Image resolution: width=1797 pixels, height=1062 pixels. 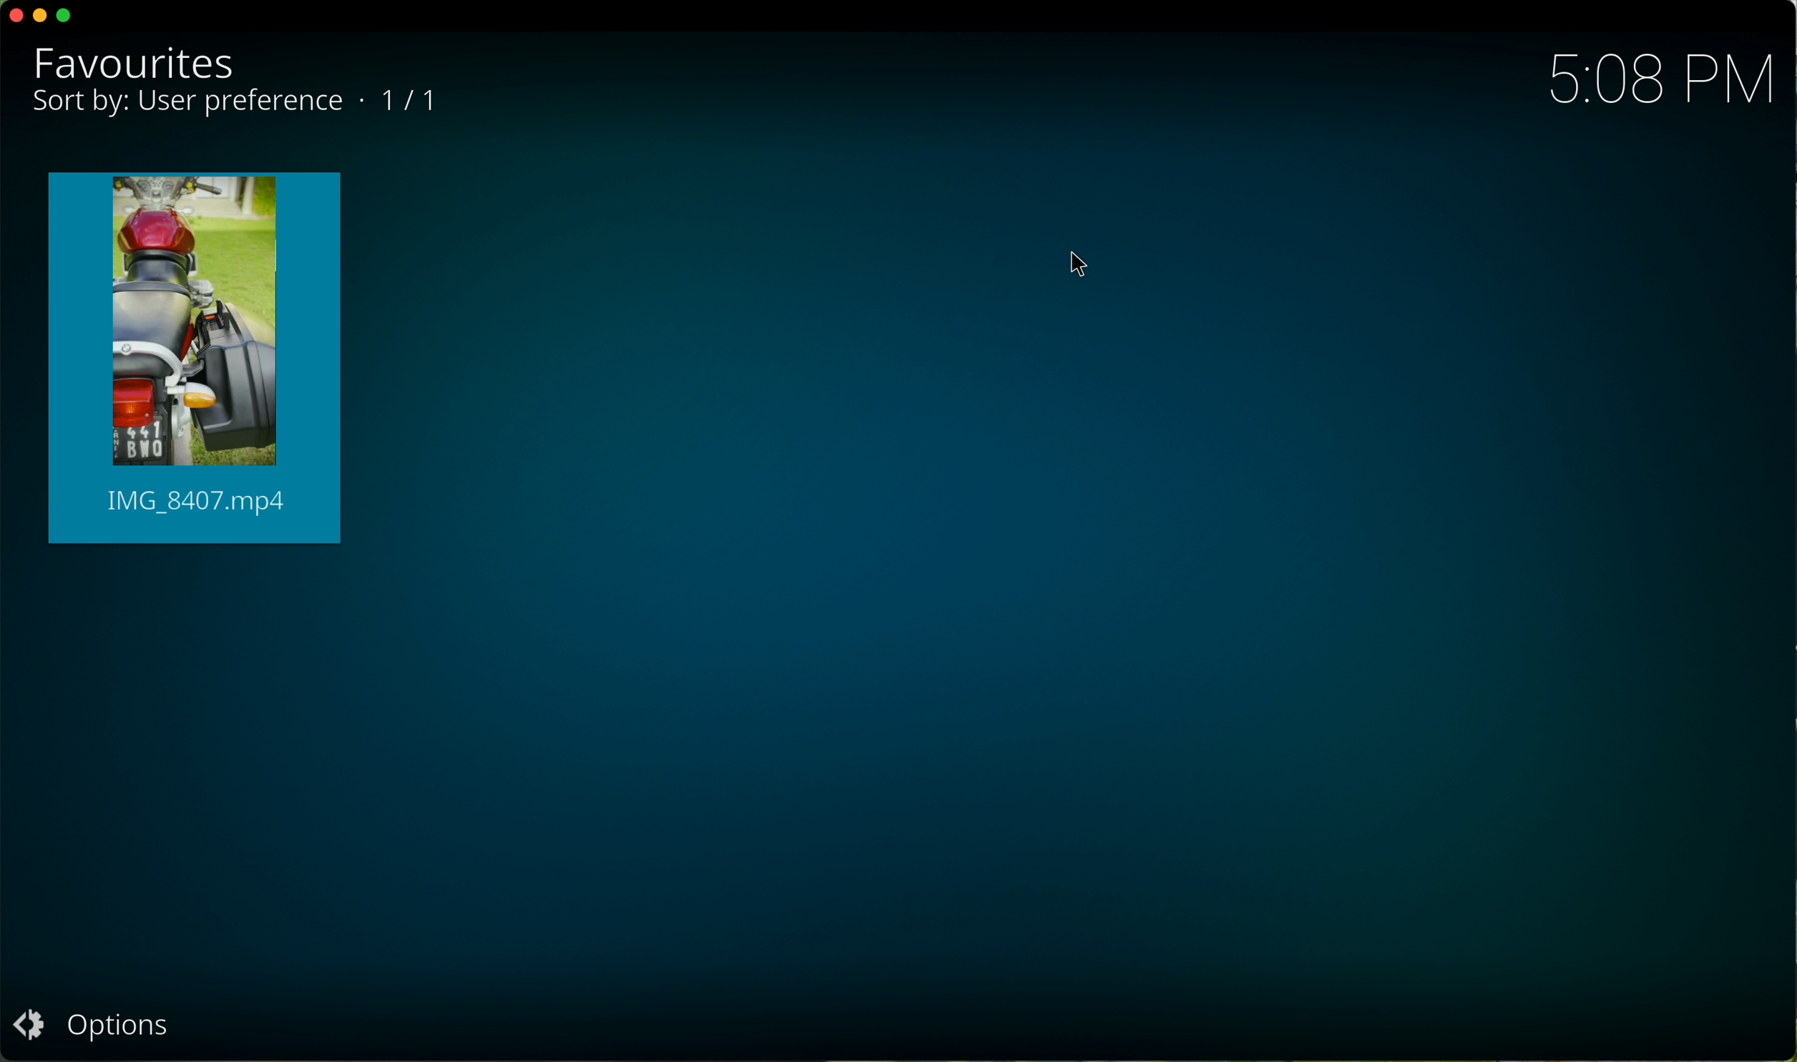 I want to click on sort by user preference, so click(x=187, y=104).